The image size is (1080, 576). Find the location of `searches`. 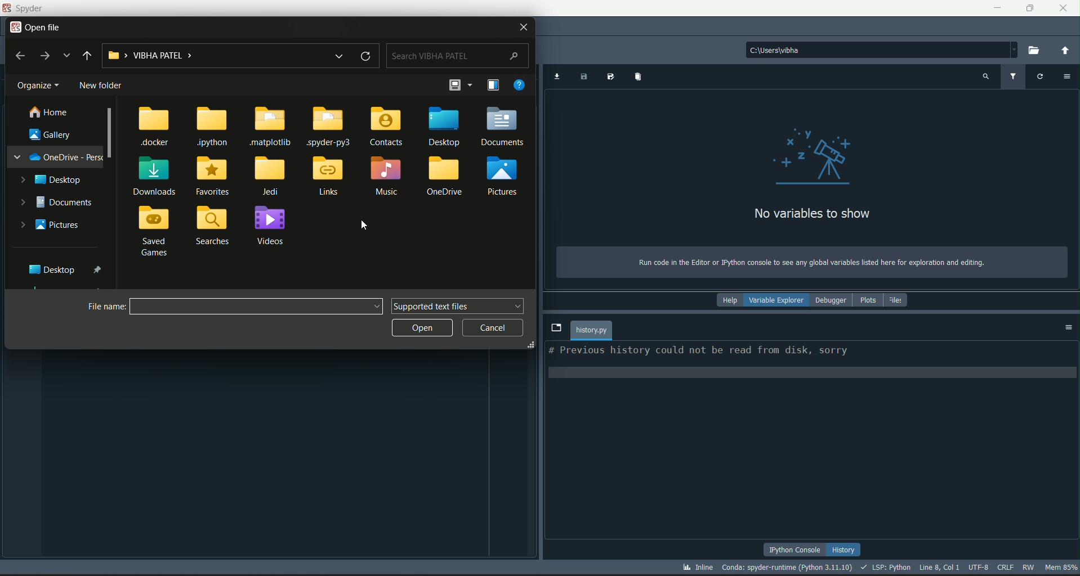

searches is located at coordinates (213, 226).